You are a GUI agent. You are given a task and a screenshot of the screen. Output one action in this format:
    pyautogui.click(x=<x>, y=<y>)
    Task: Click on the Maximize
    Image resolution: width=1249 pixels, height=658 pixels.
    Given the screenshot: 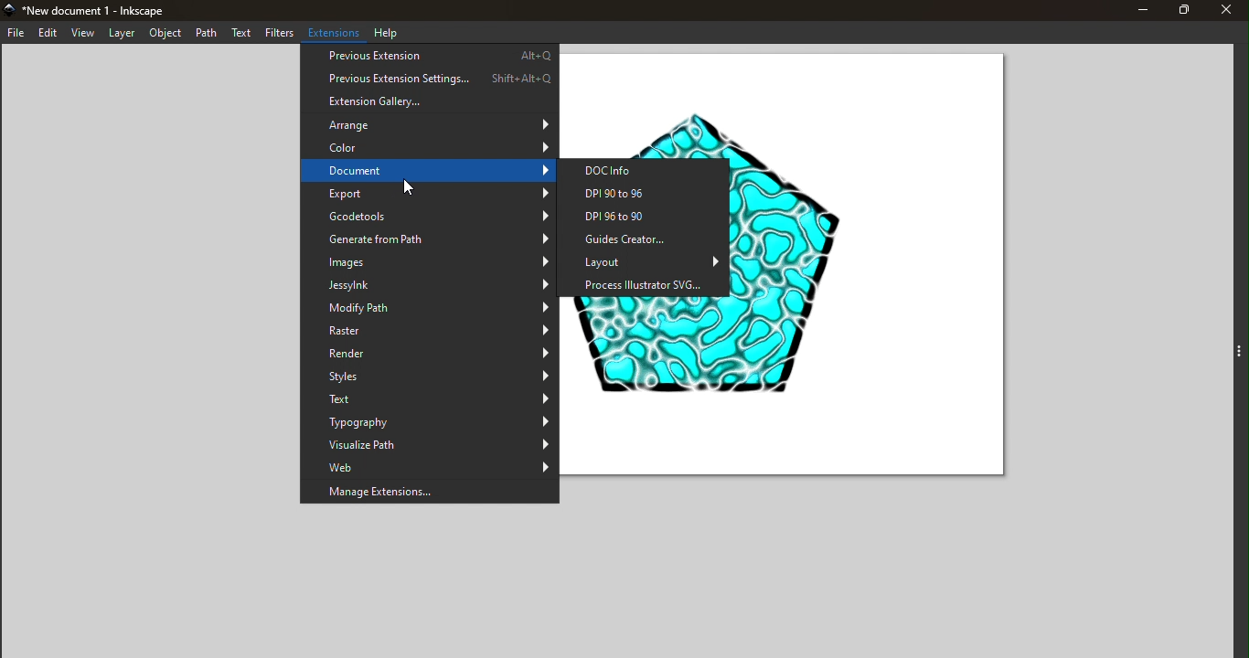 What is the action you would take?
    pyautogui.click(x=1176, y=10)
    